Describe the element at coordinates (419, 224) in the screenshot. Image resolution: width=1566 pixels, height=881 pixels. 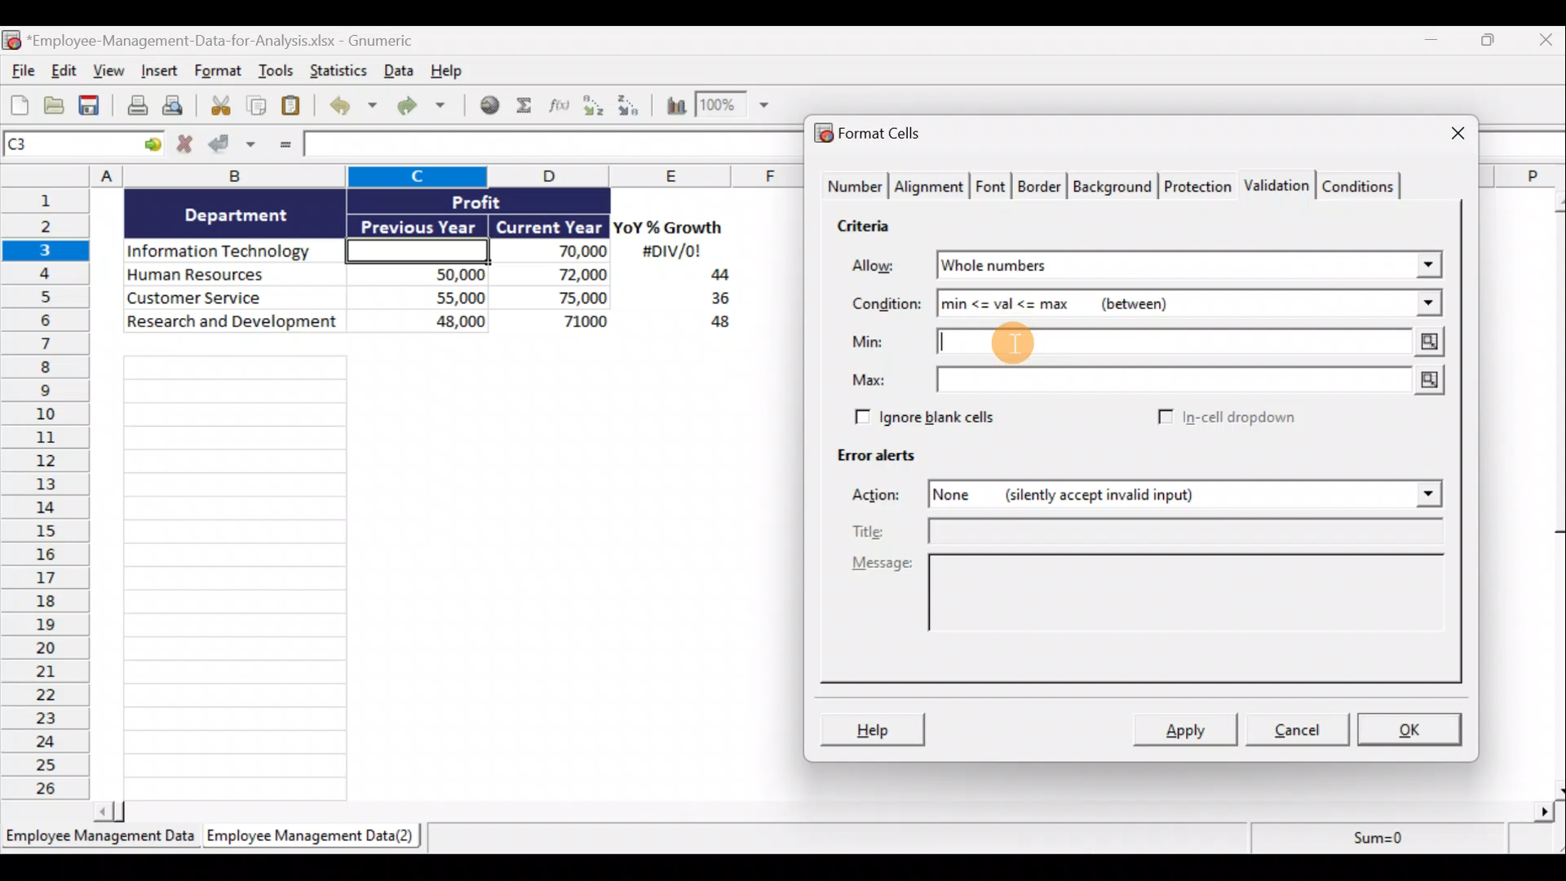
I see `Previous Year` at that location.